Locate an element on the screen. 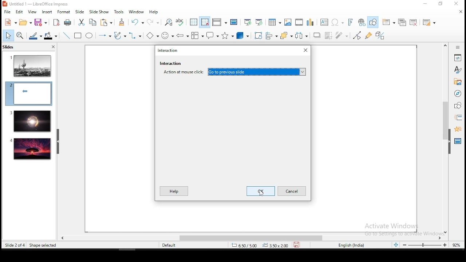 The height and width of the screenshot is (262, 466). view is located at coordinates (32, 12).